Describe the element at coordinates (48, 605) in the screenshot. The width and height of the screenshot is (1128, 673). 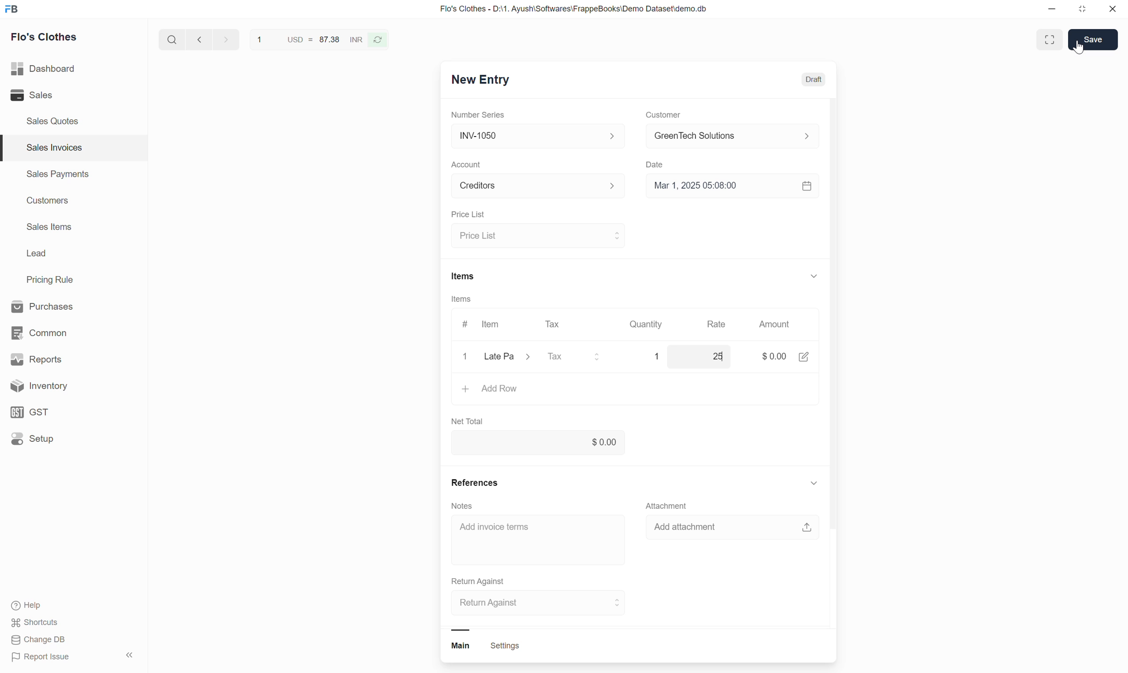
I see `Help` at that location.